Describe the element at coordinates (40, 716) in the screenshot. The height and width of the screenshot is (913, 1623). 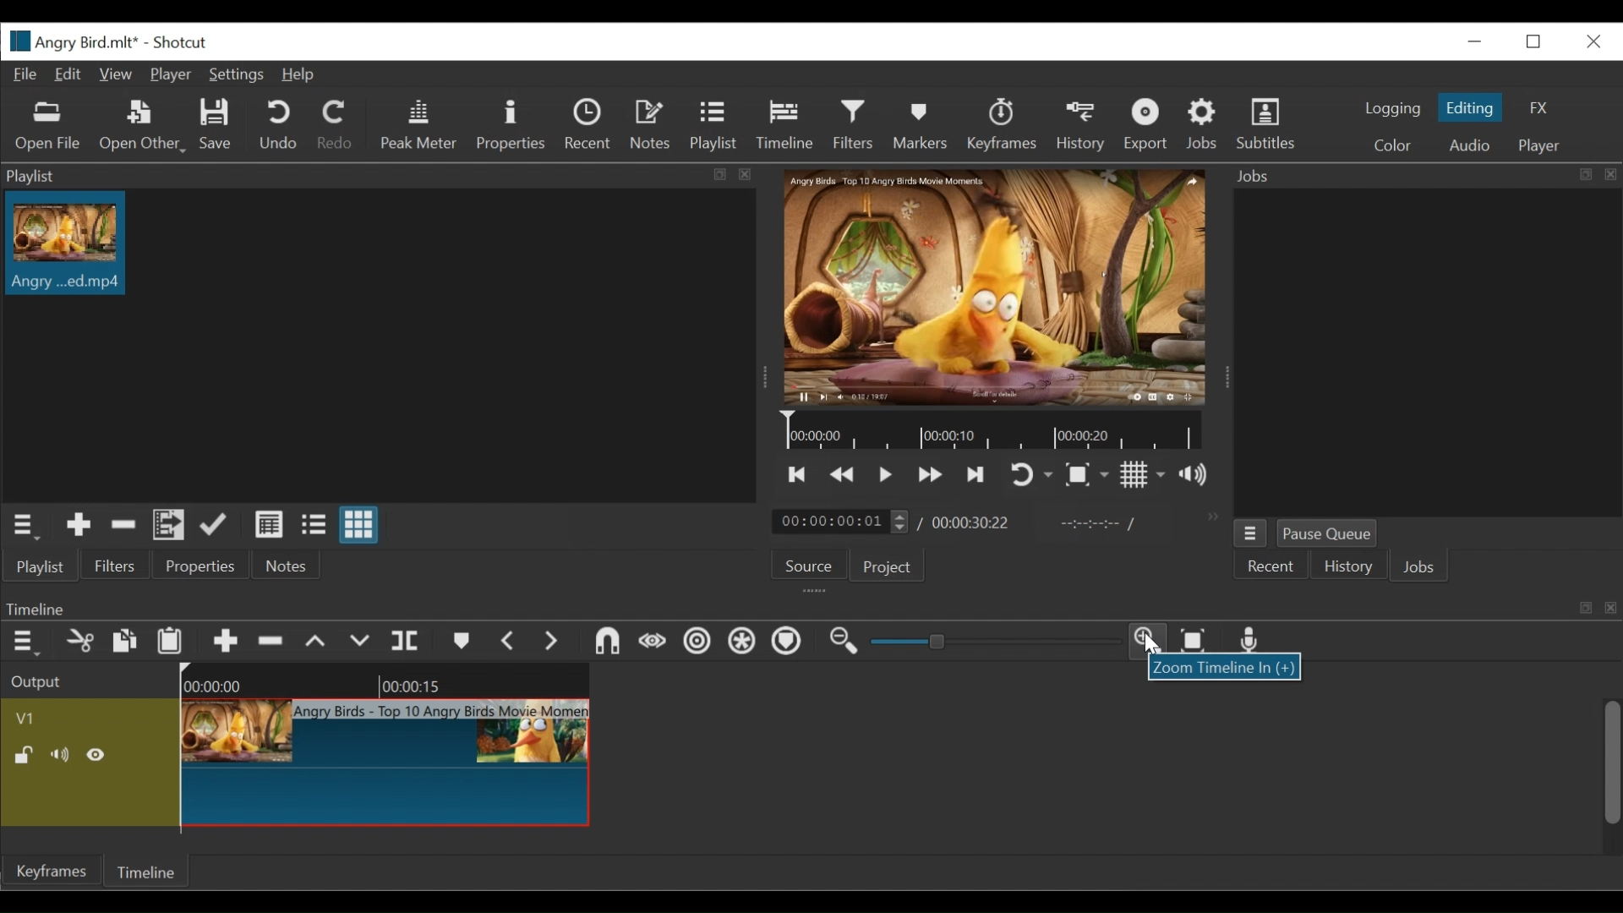
I see `Video track Name` at that location.